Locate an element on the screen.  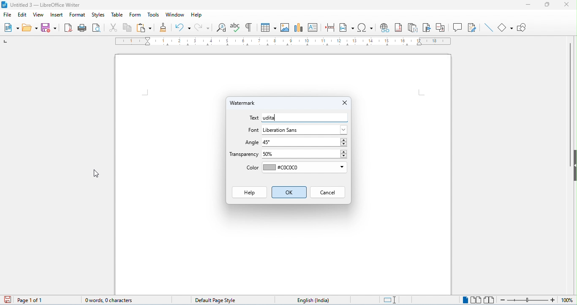
multi page view is located at coordinates (477, 300).